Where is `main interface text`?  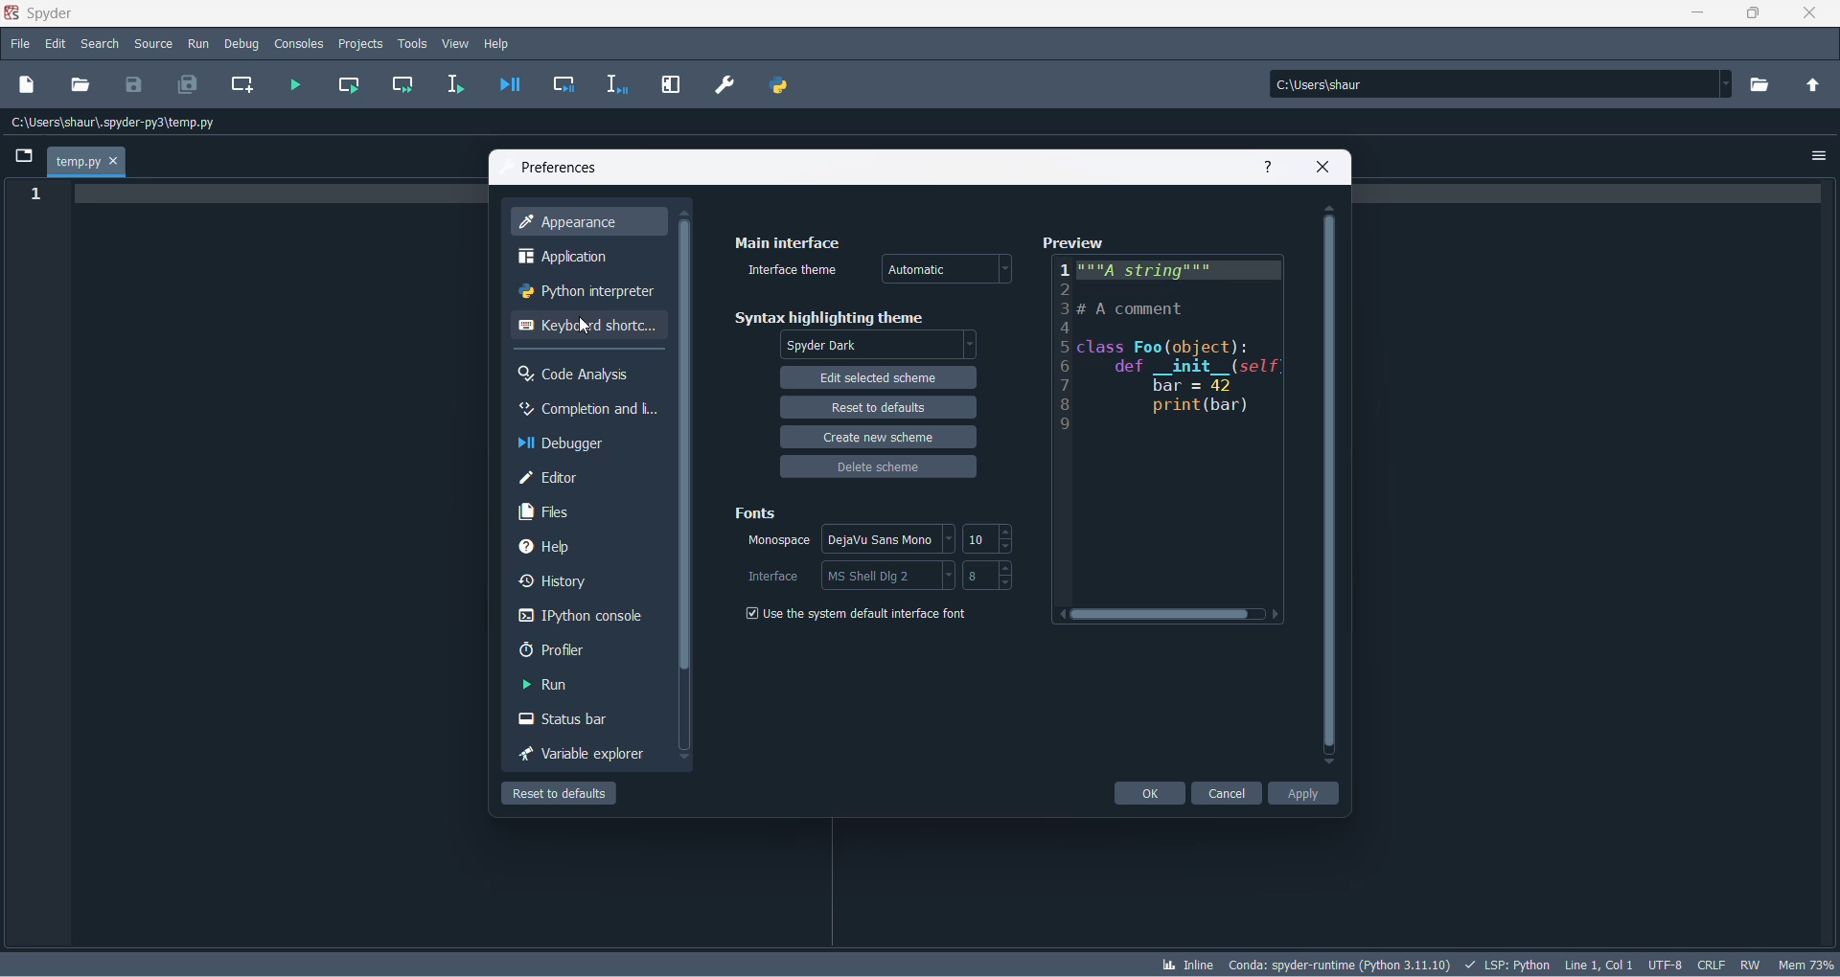 main interface text is located at coordinates (786, 238).